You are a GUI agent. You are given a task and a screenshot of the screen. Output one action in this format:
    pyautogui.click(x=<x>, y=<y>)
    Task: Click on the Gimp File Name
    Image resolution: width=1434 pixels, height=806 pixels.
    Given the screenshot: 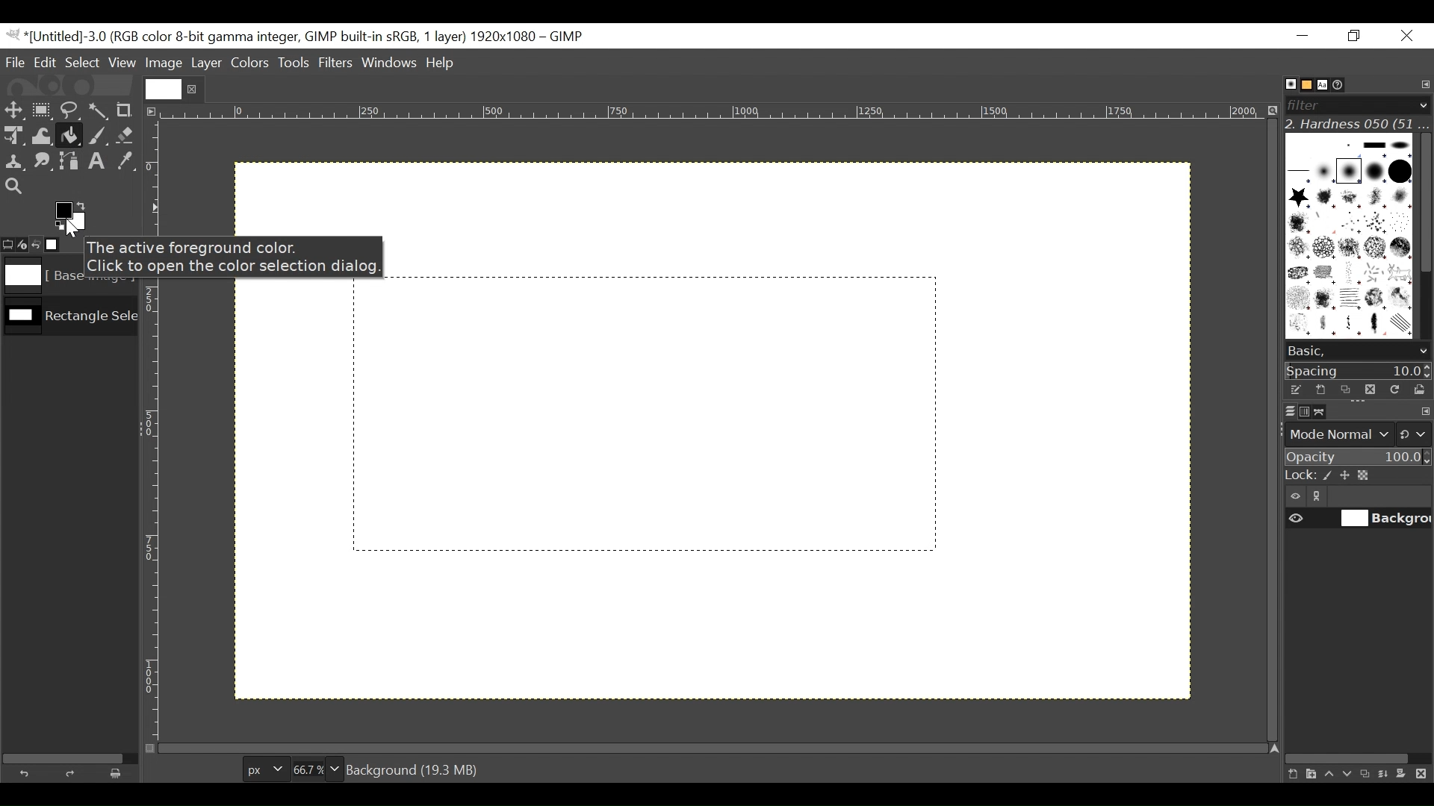 What is the action you would take?
    pyautogui.click(x=297, y=37)
    